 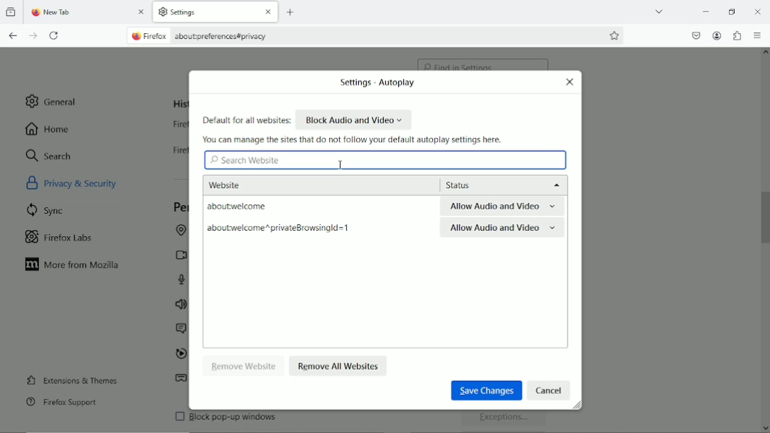 I want to click on firefox logo, so click(x=135, y=37).